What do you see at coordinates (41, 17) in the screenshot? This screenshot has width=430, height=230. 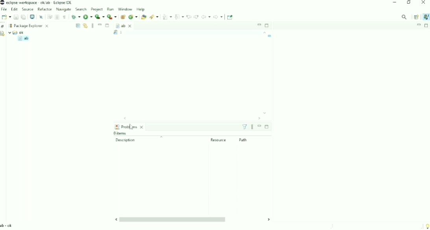 I see `Skip All Breakpoints` at bounding box center [41, 17].